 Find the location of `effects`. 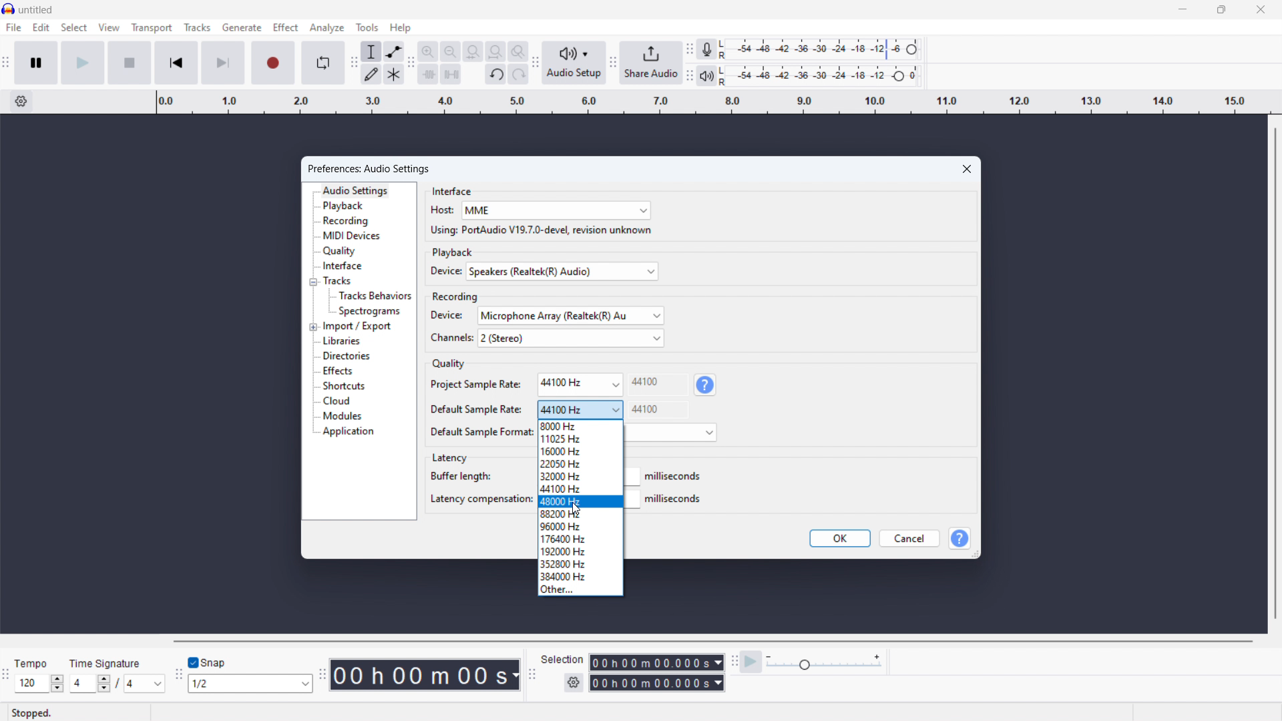

effects is located at coordinates (337, 371).